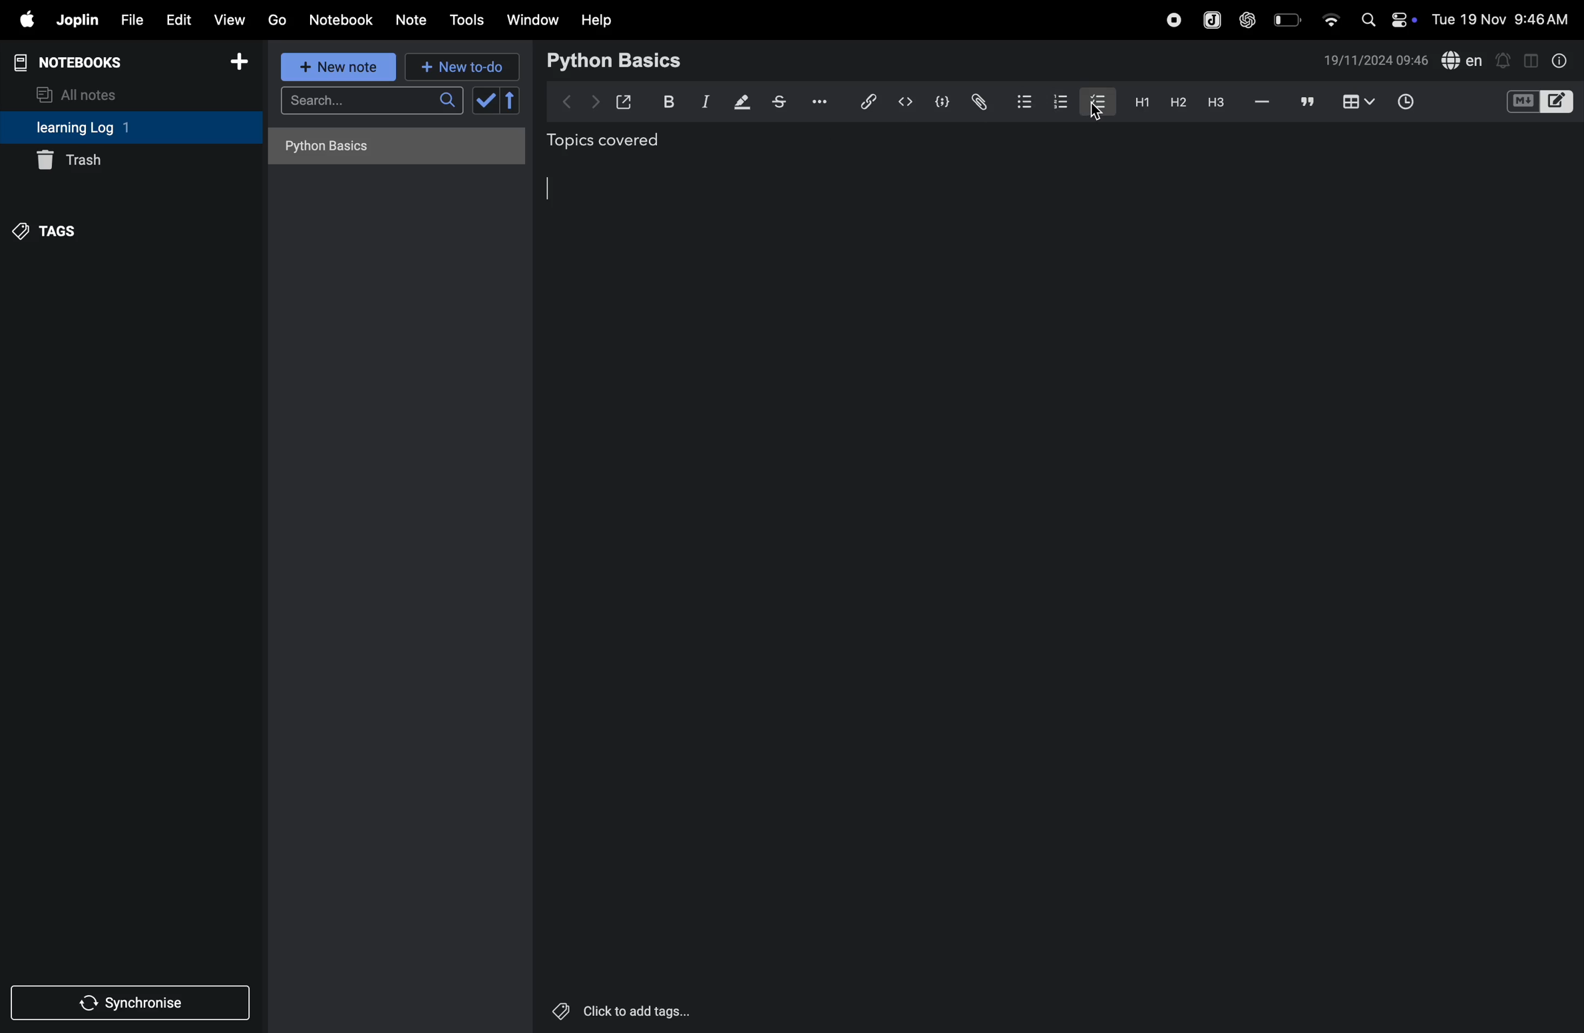 This screenshot has width=1584, height=1033. Describe the element at coordinates (1288, 19) in the screenshot. I see `battery` at that location.